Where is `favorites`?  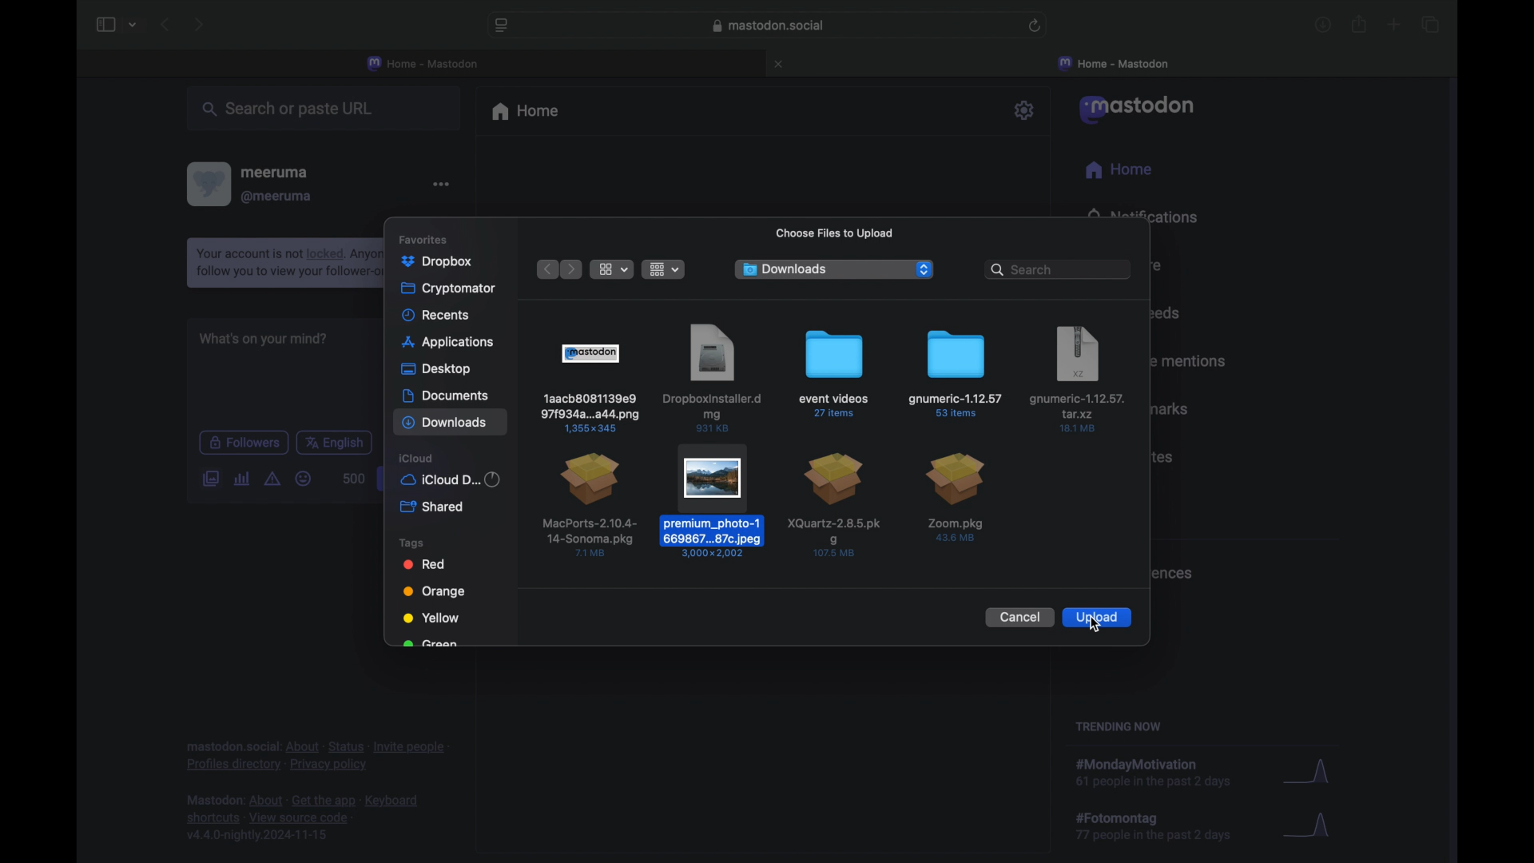 favorites is located at coordinates (438, 236).